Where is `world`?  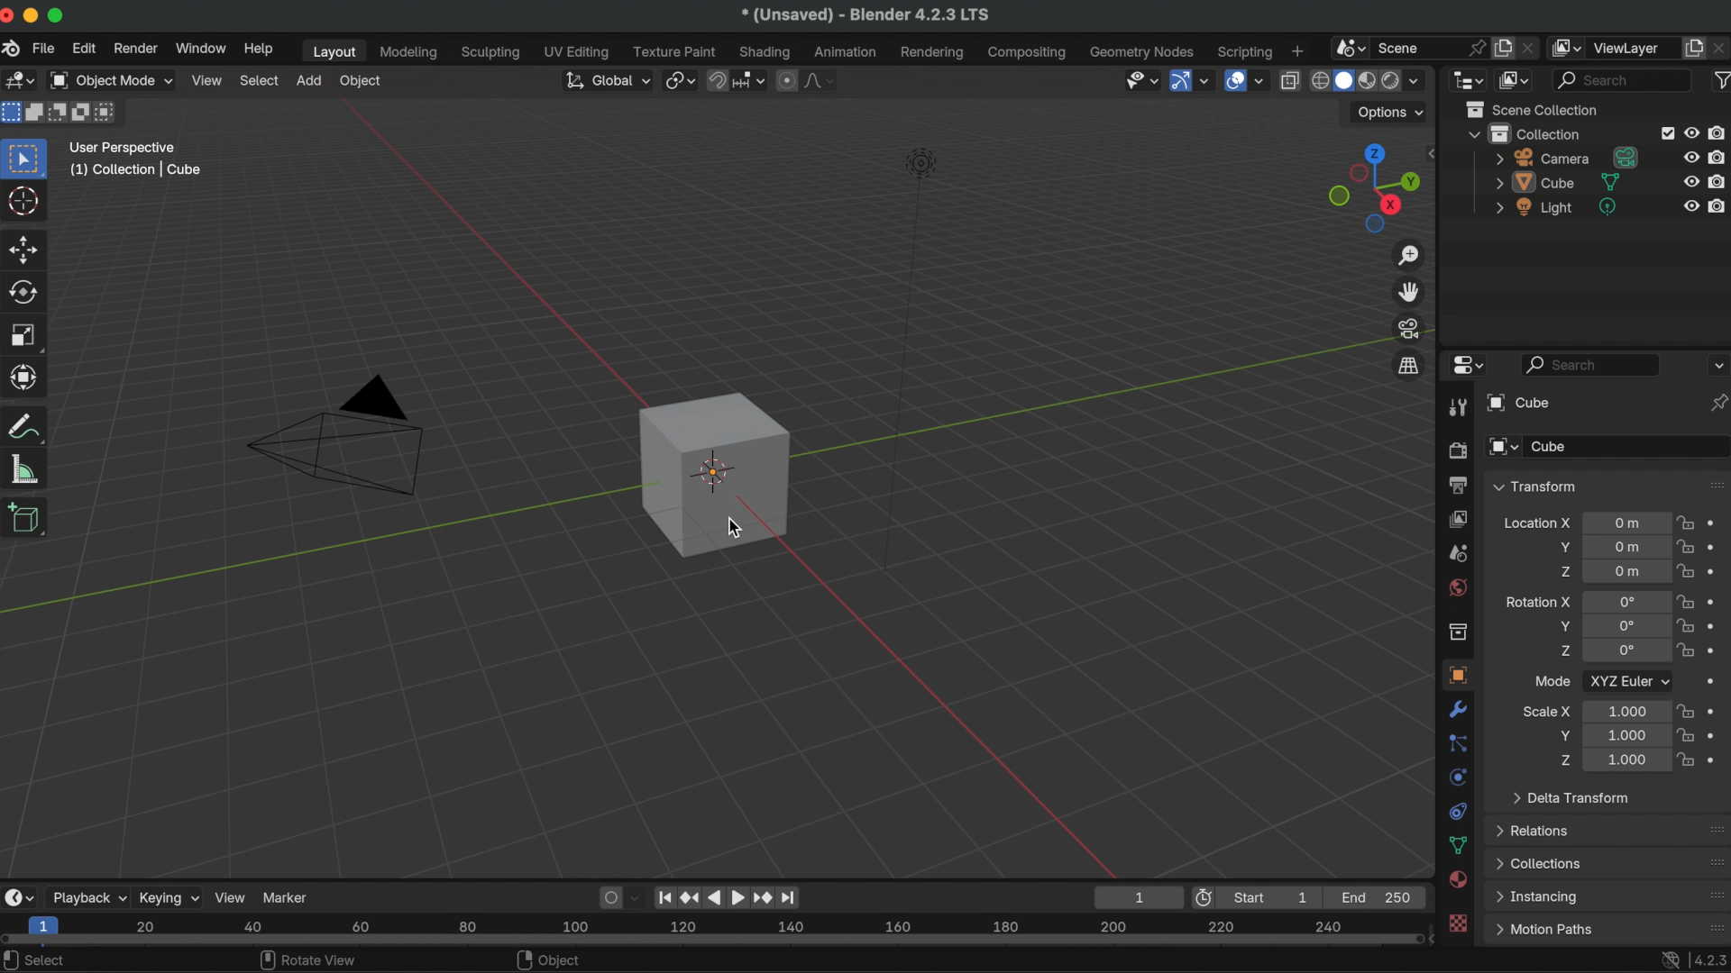
world is located at coordinates (1457, 587).